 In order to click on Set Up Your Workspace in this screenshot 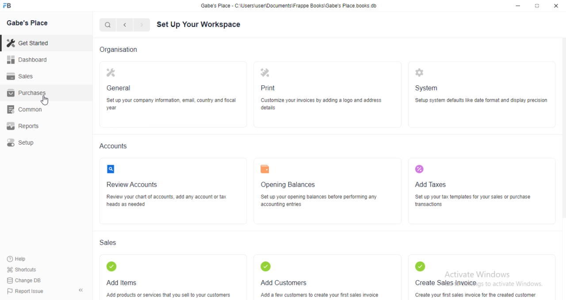, I will do `click(200, 24)`.